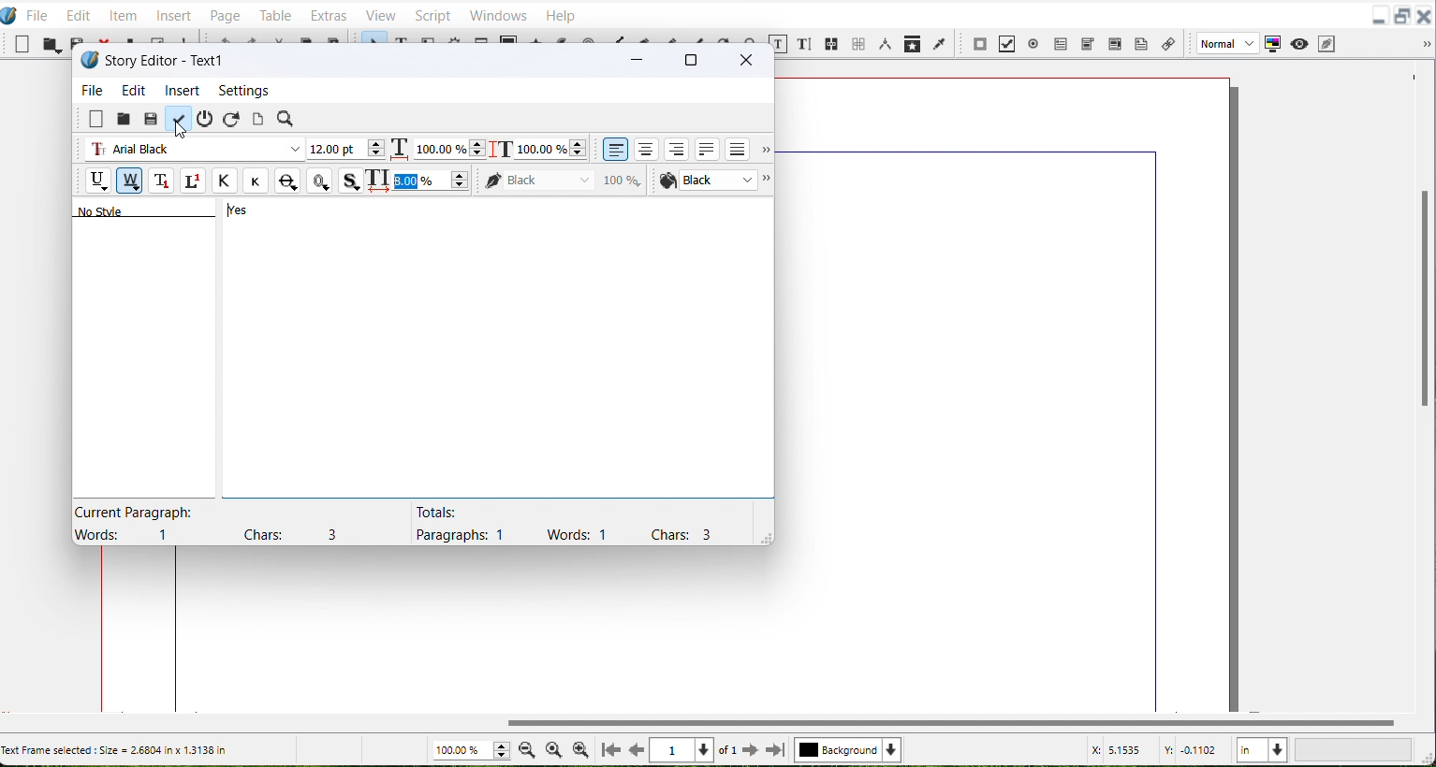  Describe the element at coordinates (967, 152) in the screenshot. I see `top margin` at that location.